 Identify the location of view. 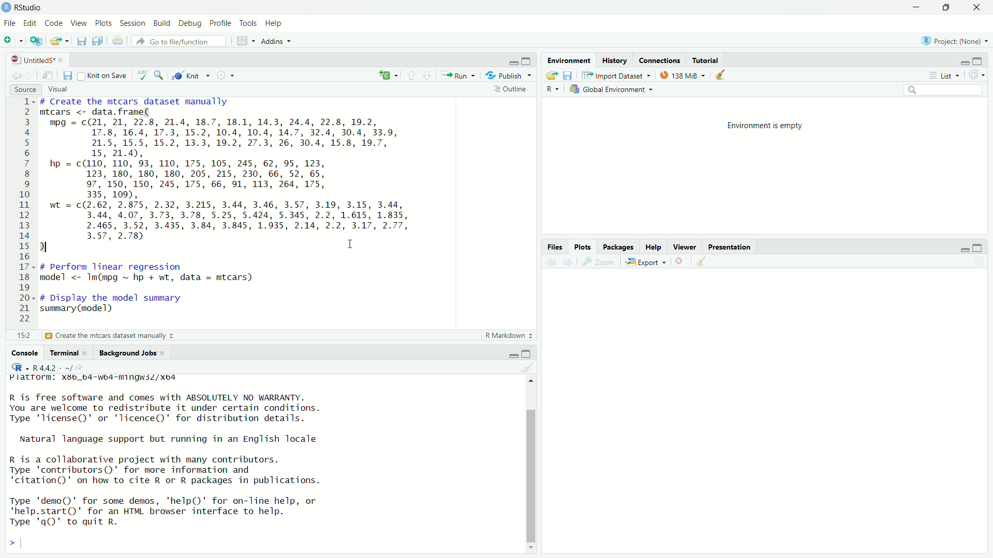
(80, 23).